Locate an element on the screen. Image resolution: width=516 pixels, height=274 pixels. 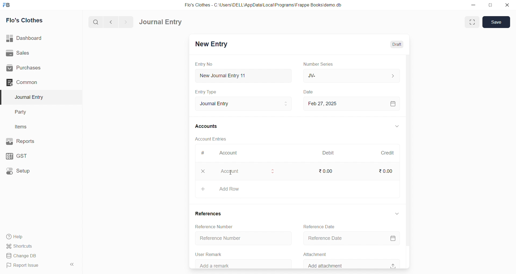
cursor is located at coordinates (232, 175).